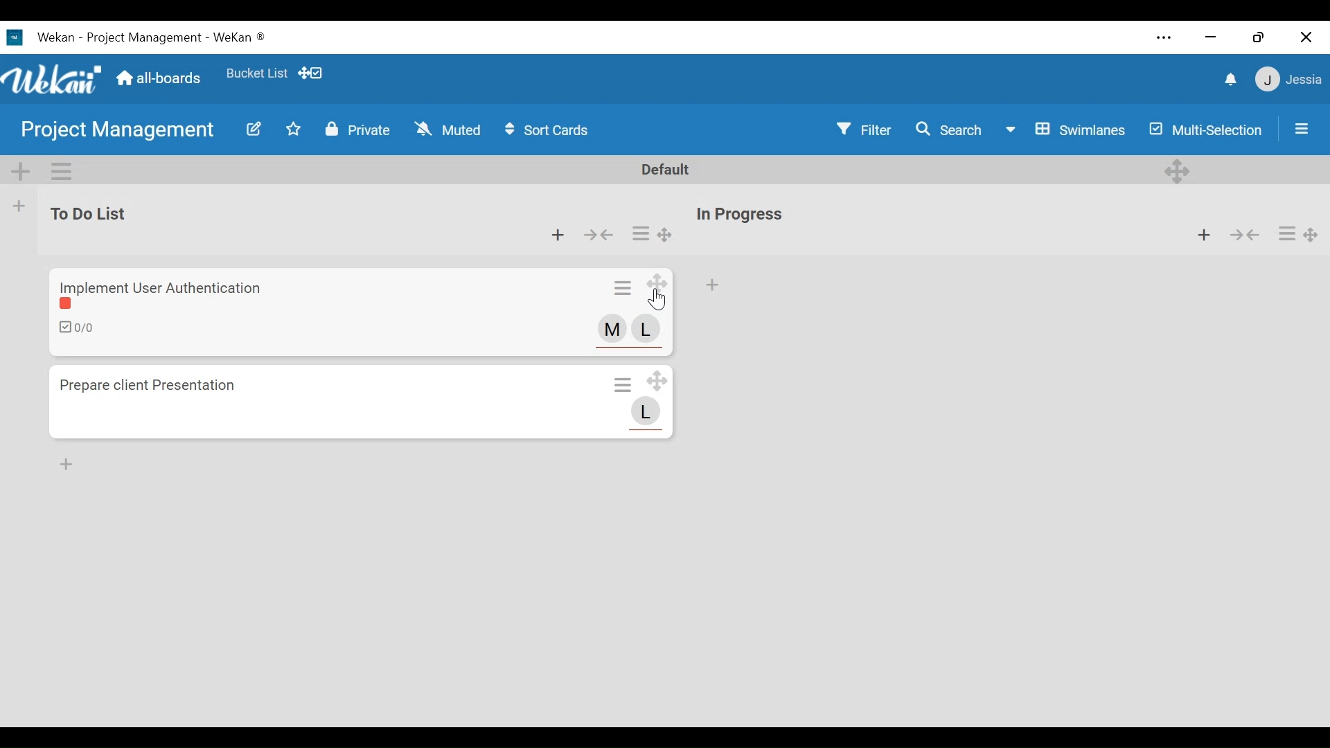 This screenshot has width=1330, height=748. Describe the element at coordinates (666, 169) in the screenshot. I see `Default` at that location.